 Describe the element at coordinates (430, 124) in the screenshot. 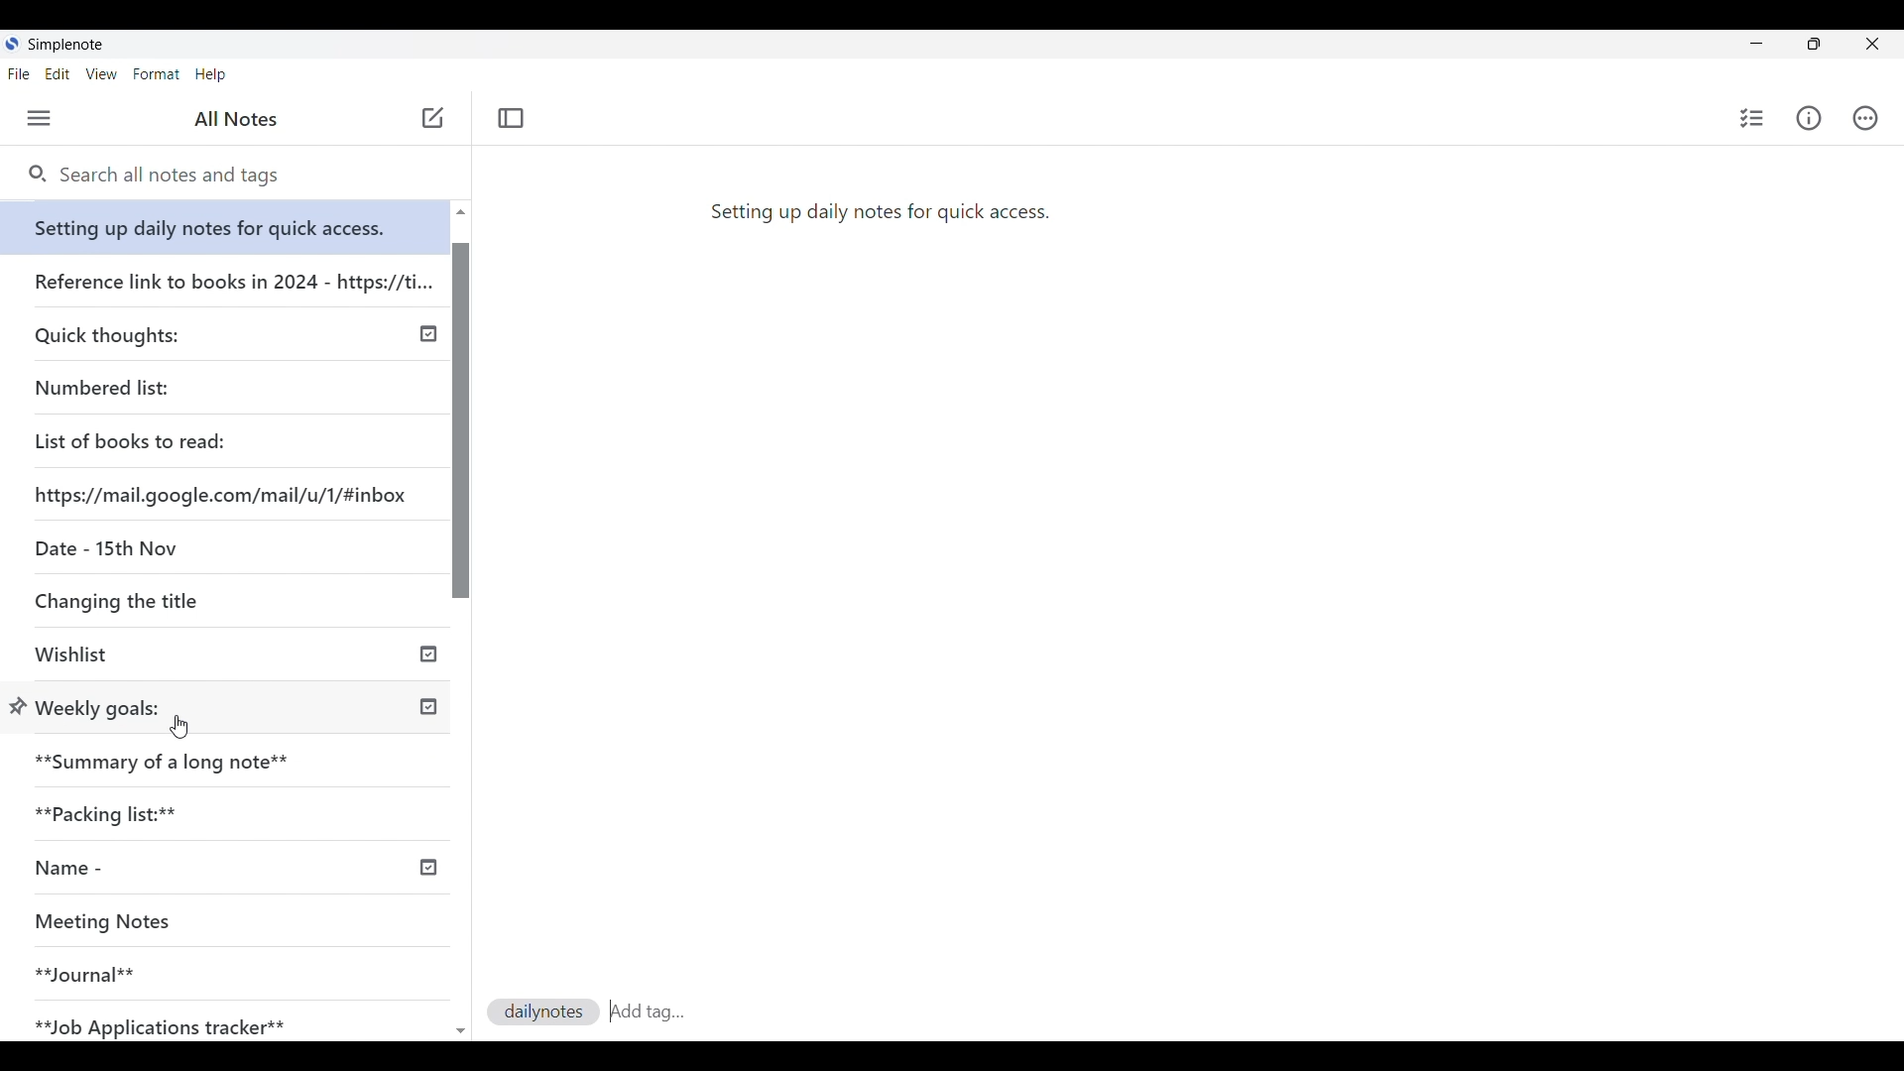

I see `Cursor position unchanged` at that location.